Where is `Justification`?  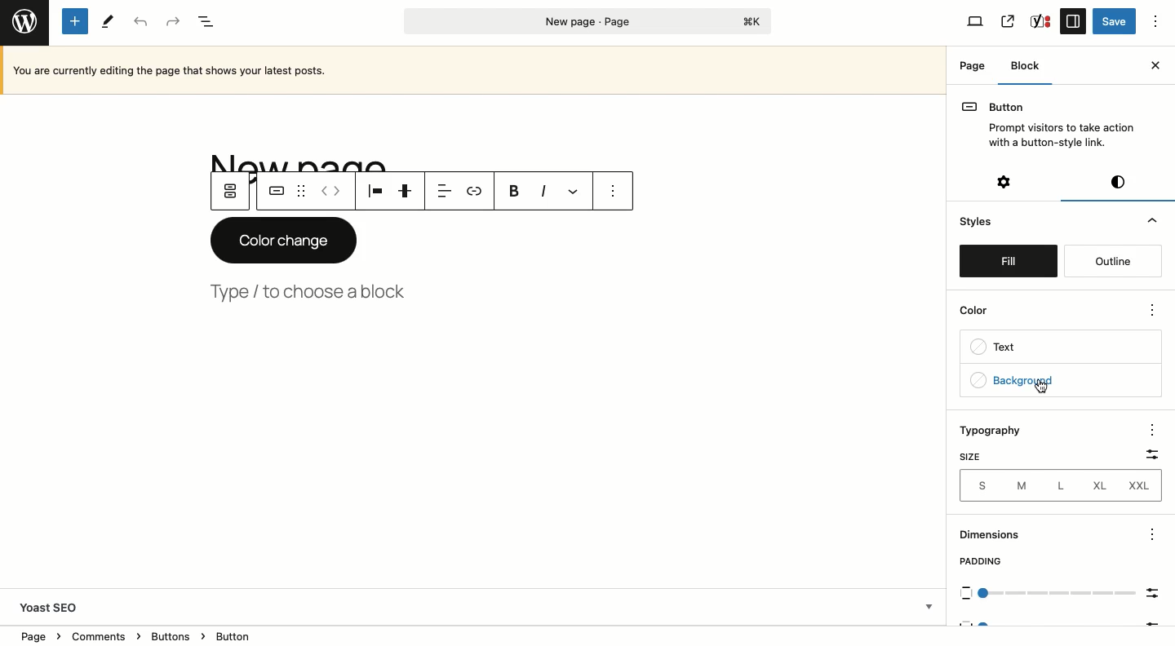 Justification is located at coordinates (406, 190).